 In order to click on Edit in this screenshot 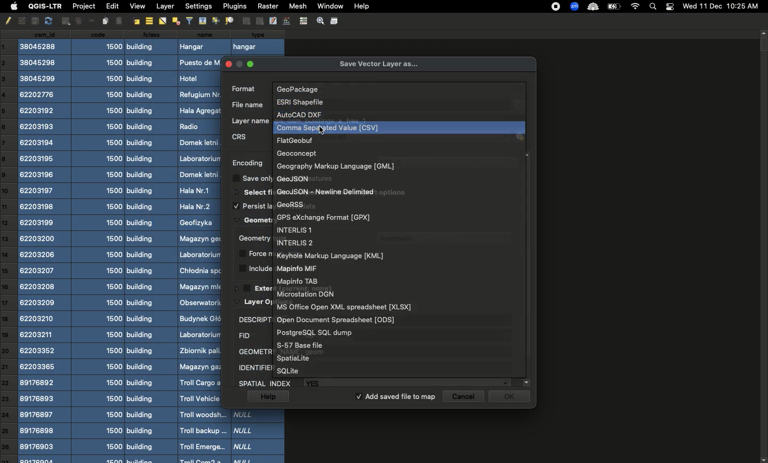, I will do `click(111, 6)`.